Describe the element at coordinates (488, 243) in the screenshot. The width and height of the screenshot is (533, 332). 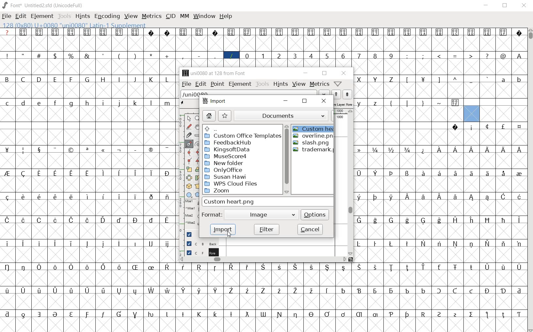
I see `glyph` at that location.